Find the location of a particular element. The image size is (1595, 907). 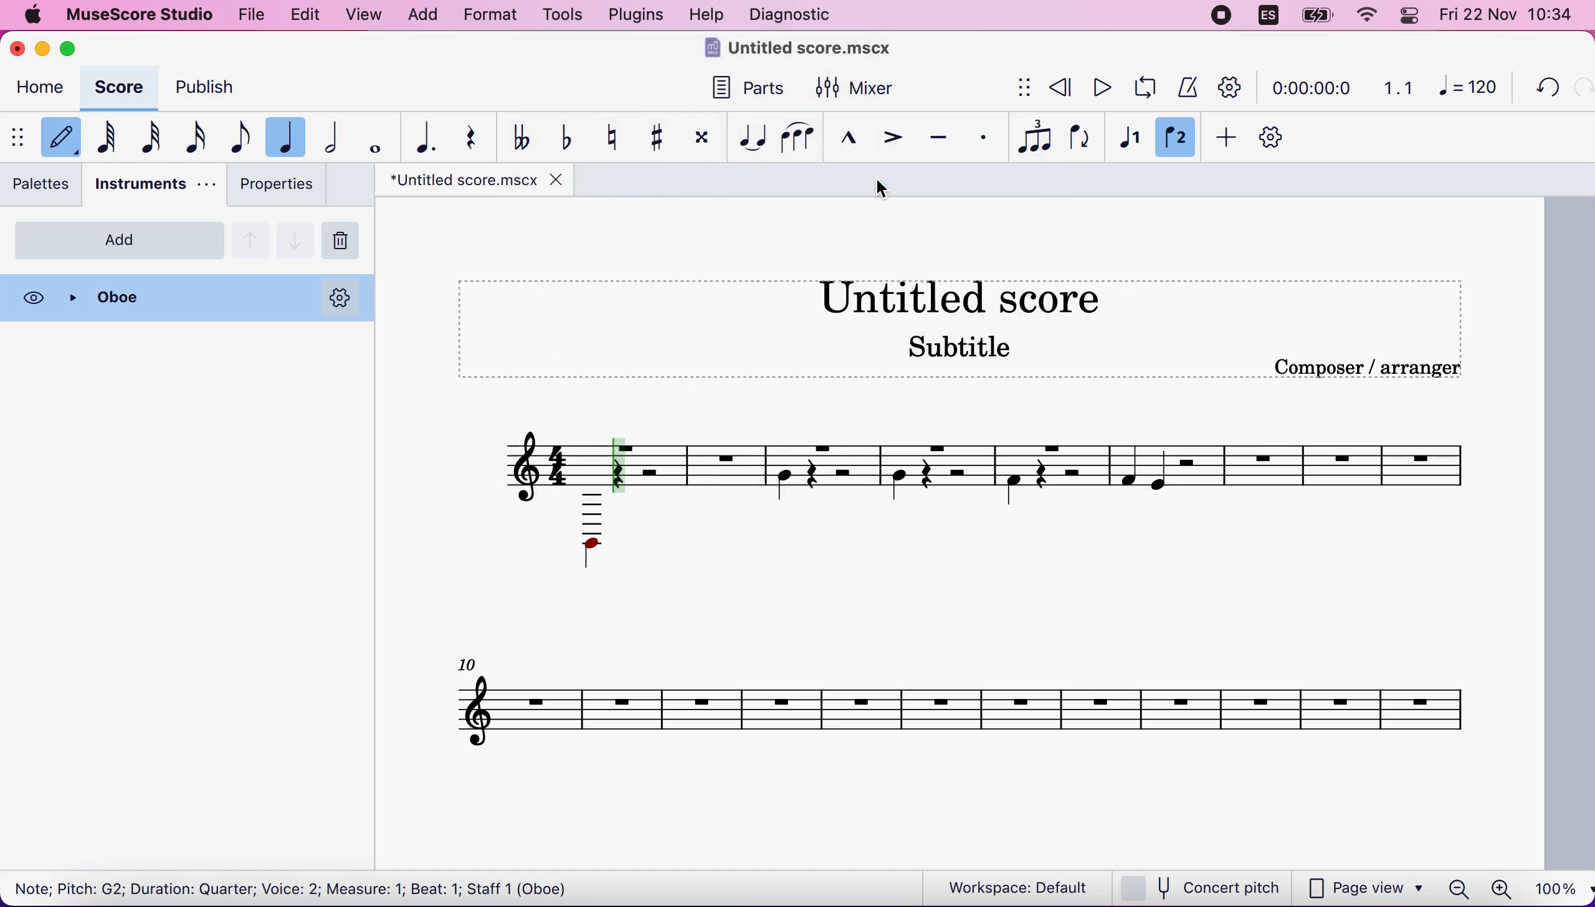

properties is located at coordinates (280, 187).